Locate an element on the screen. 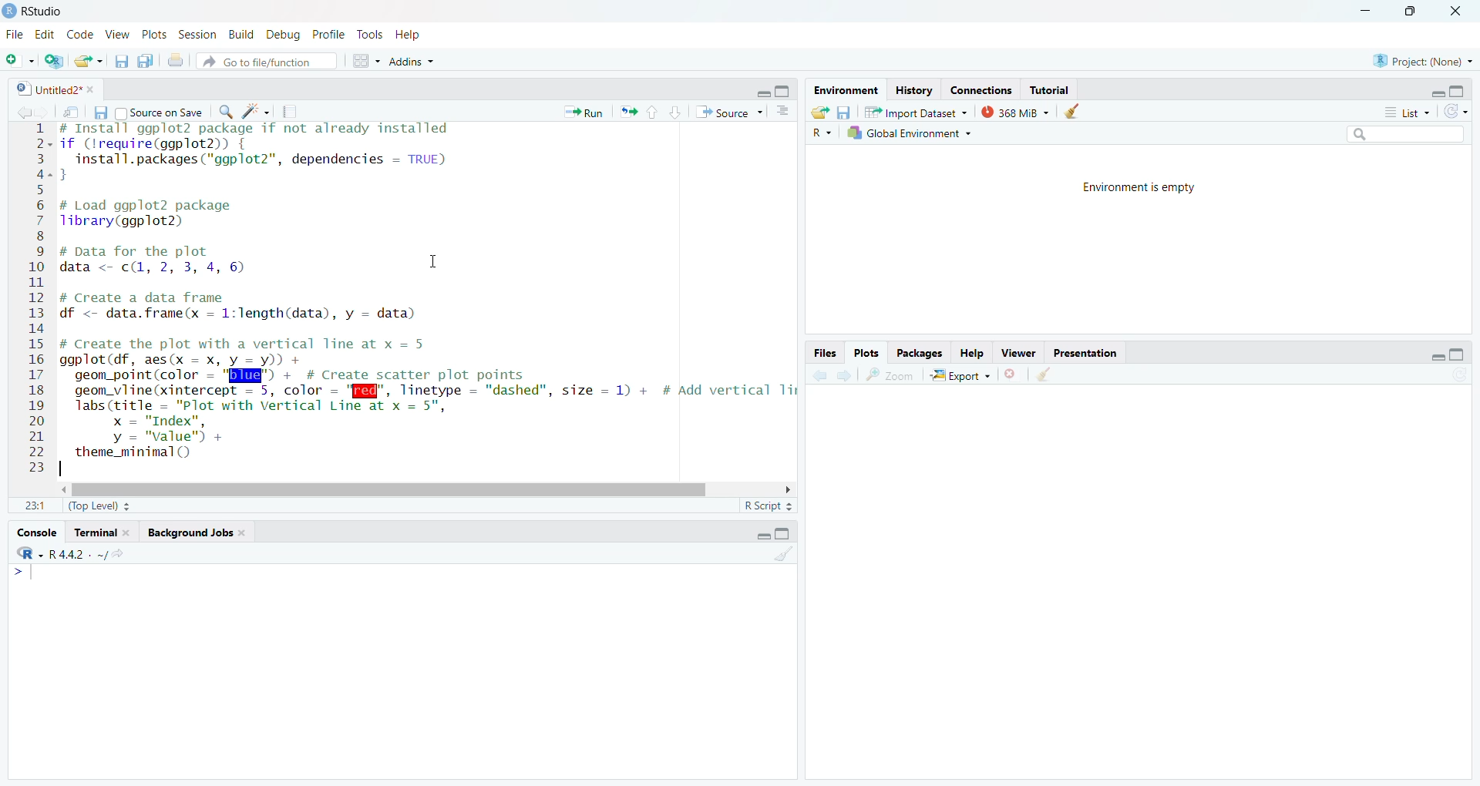  spark is located at coordinates (254, 111).